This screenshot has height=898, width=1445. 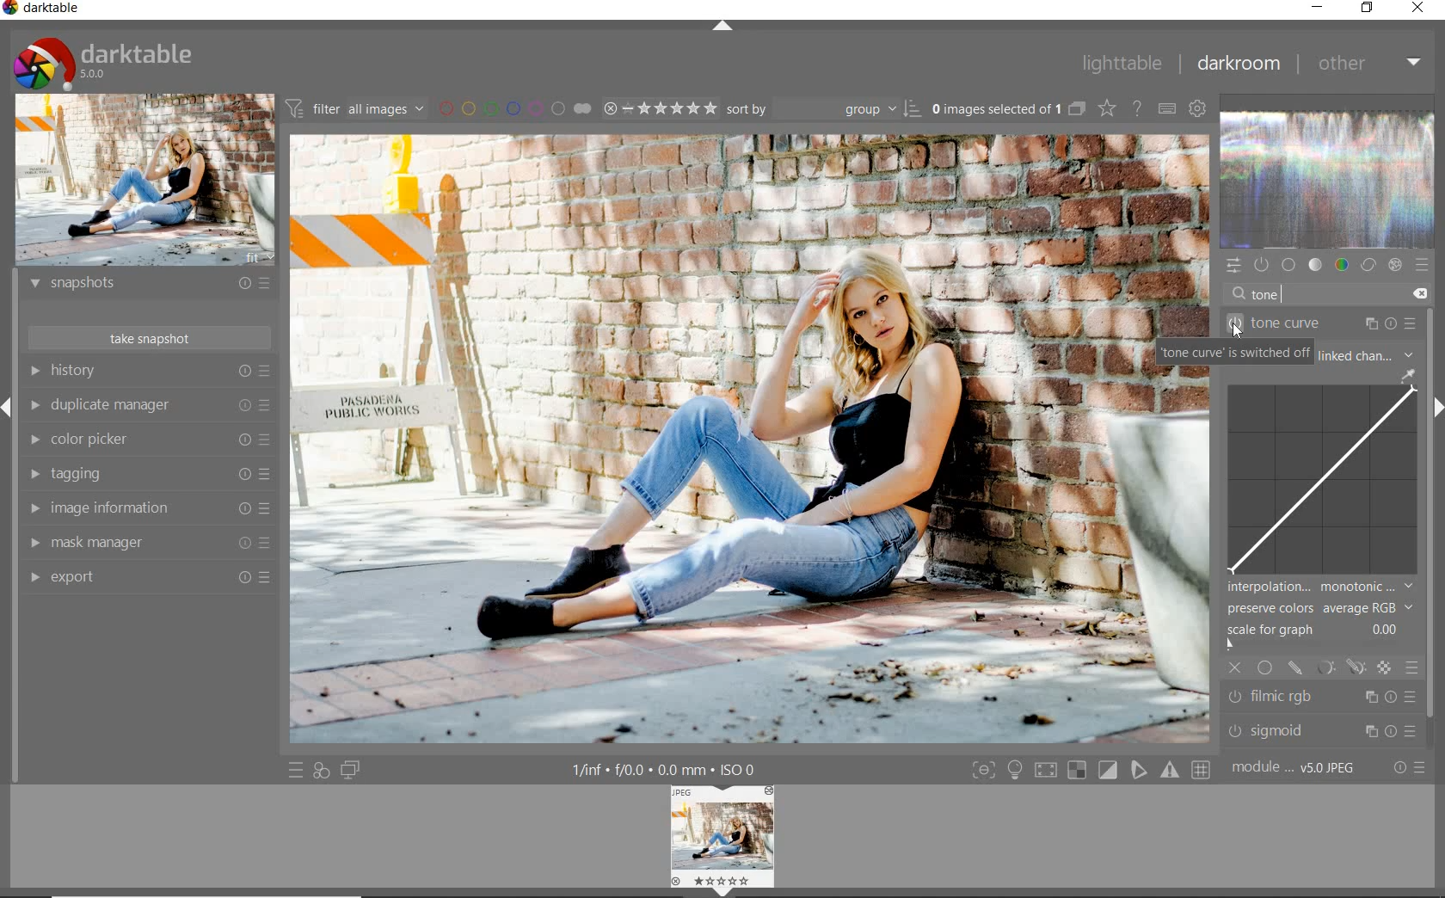 I want to click on tone curve, so click(x=1320, y=322).